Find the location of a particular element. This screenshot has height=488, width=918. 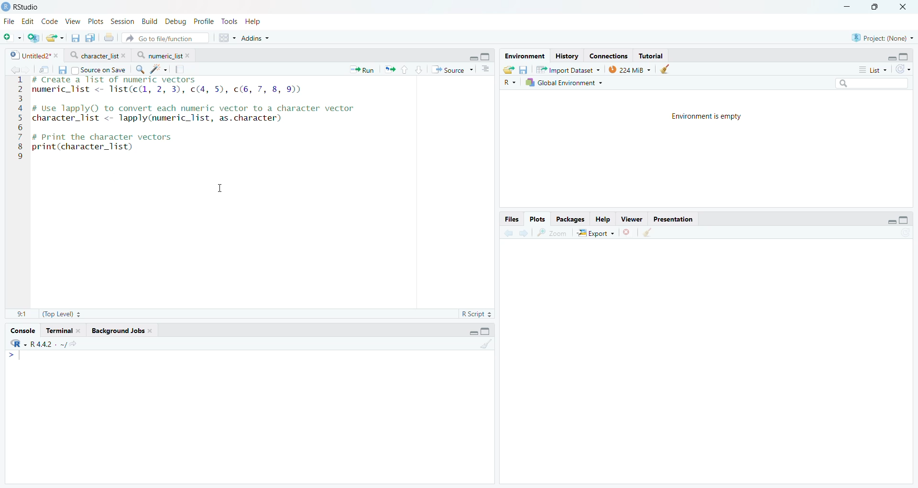

Hide is located at coordinates (891, 57).